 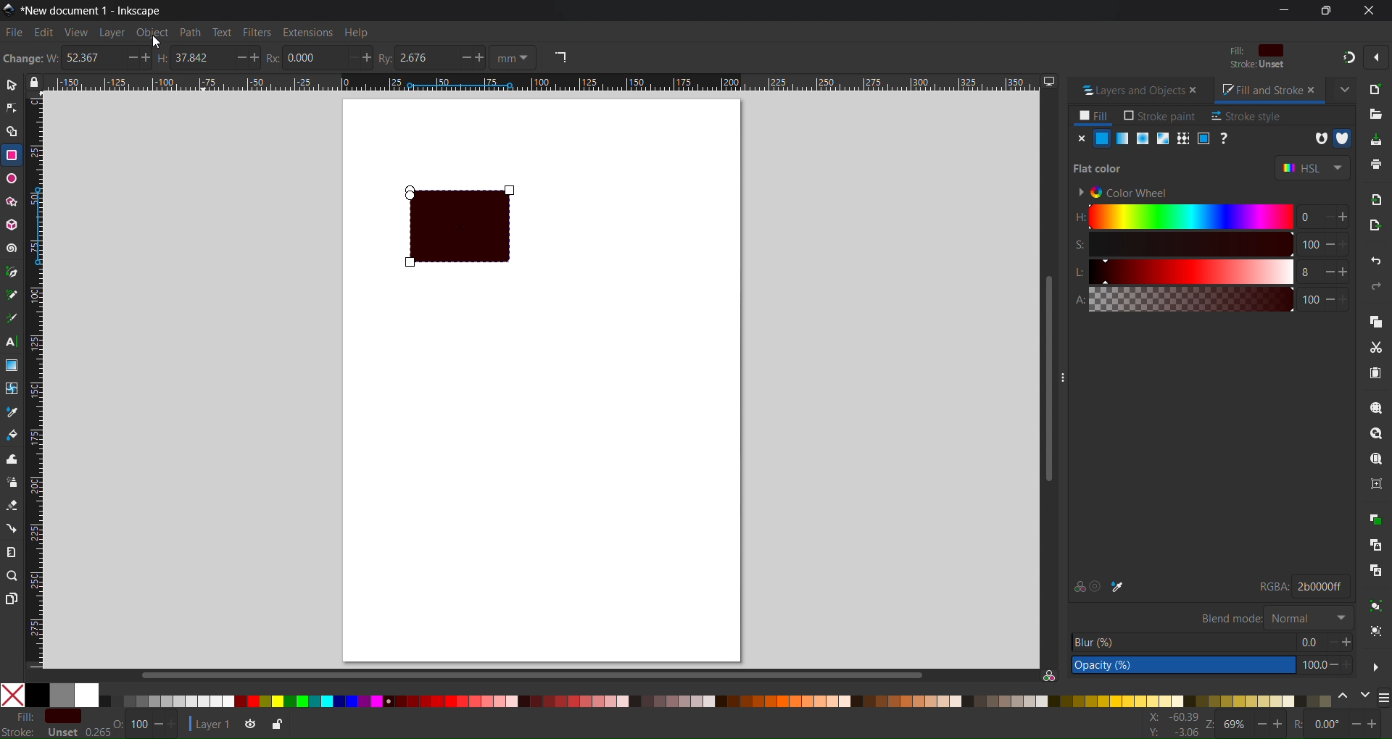 I want to click on Height of the rectangle 37.842, so click(x=196, y=59).